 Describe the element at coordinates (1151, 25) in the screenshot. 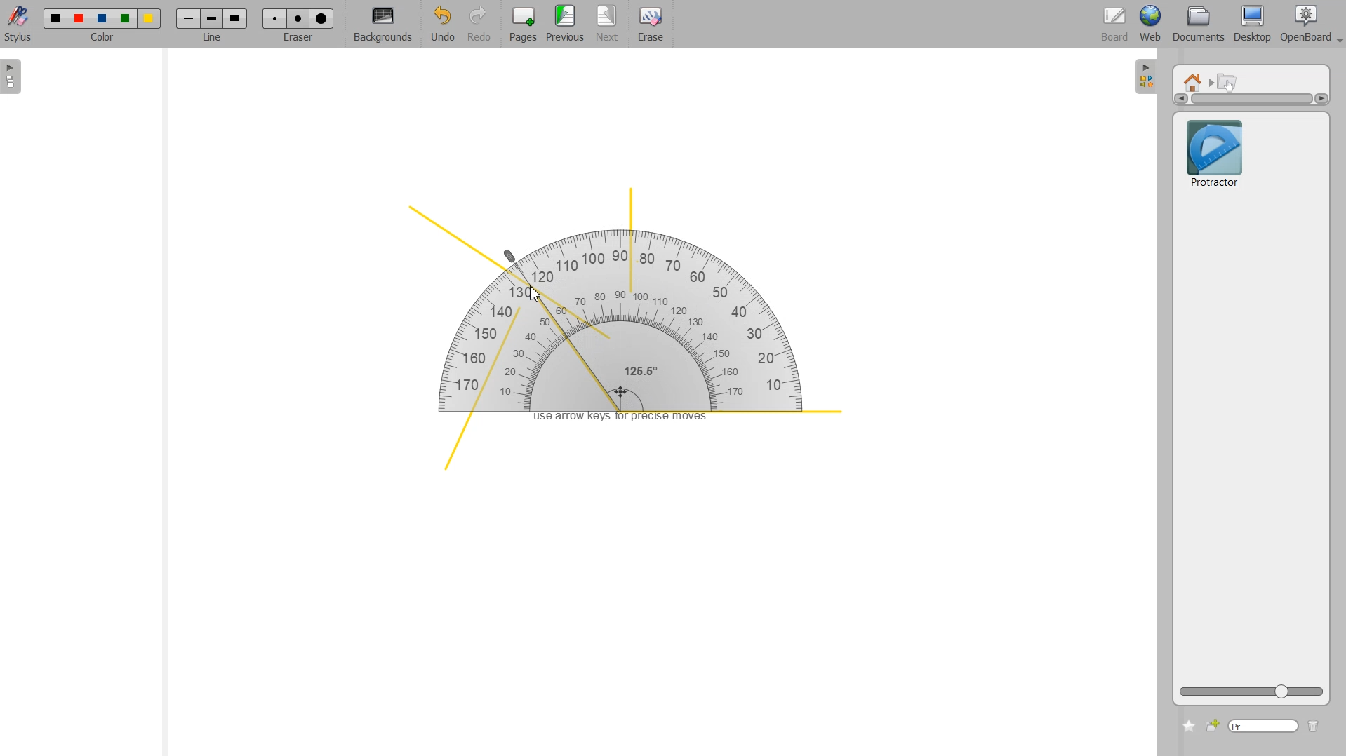

I see `Web` at that location.